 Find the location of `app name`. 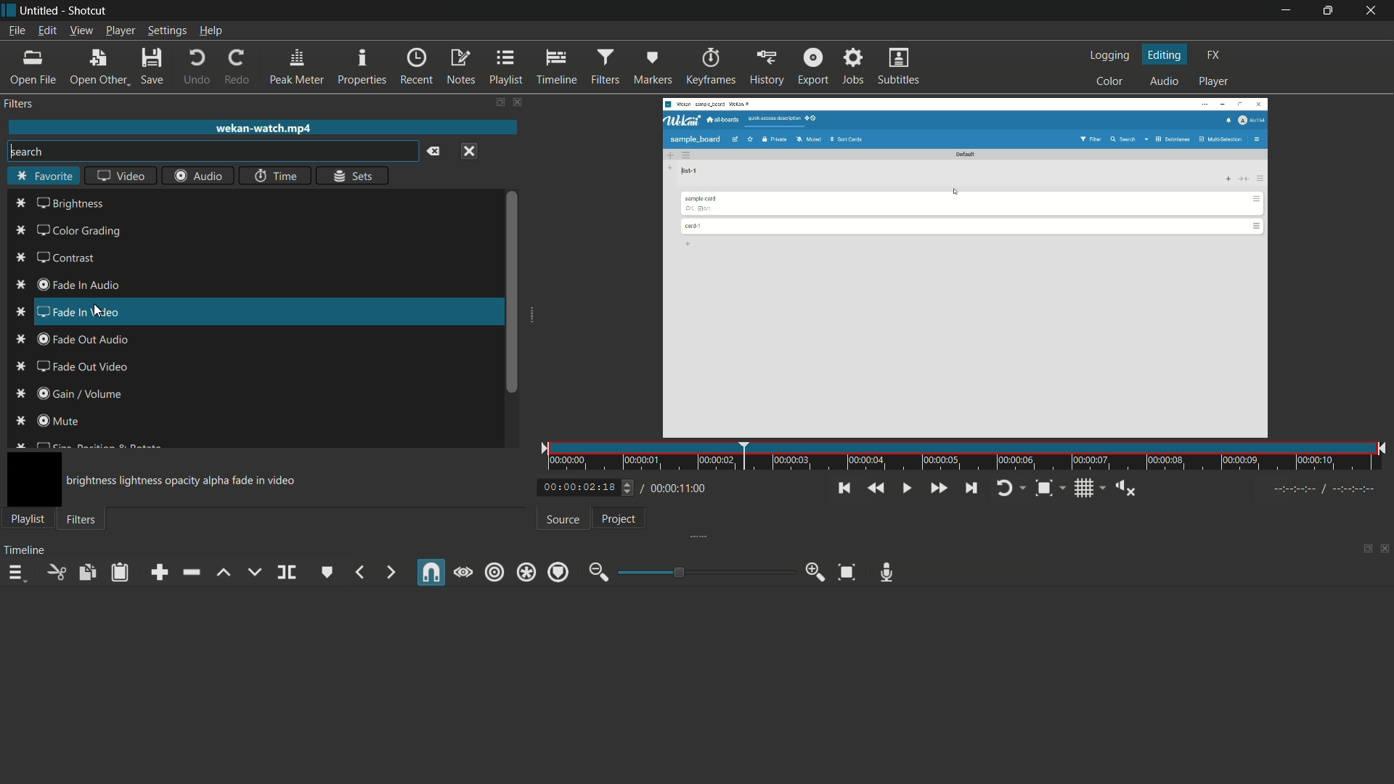

app name is located at coordinates (89, 11).